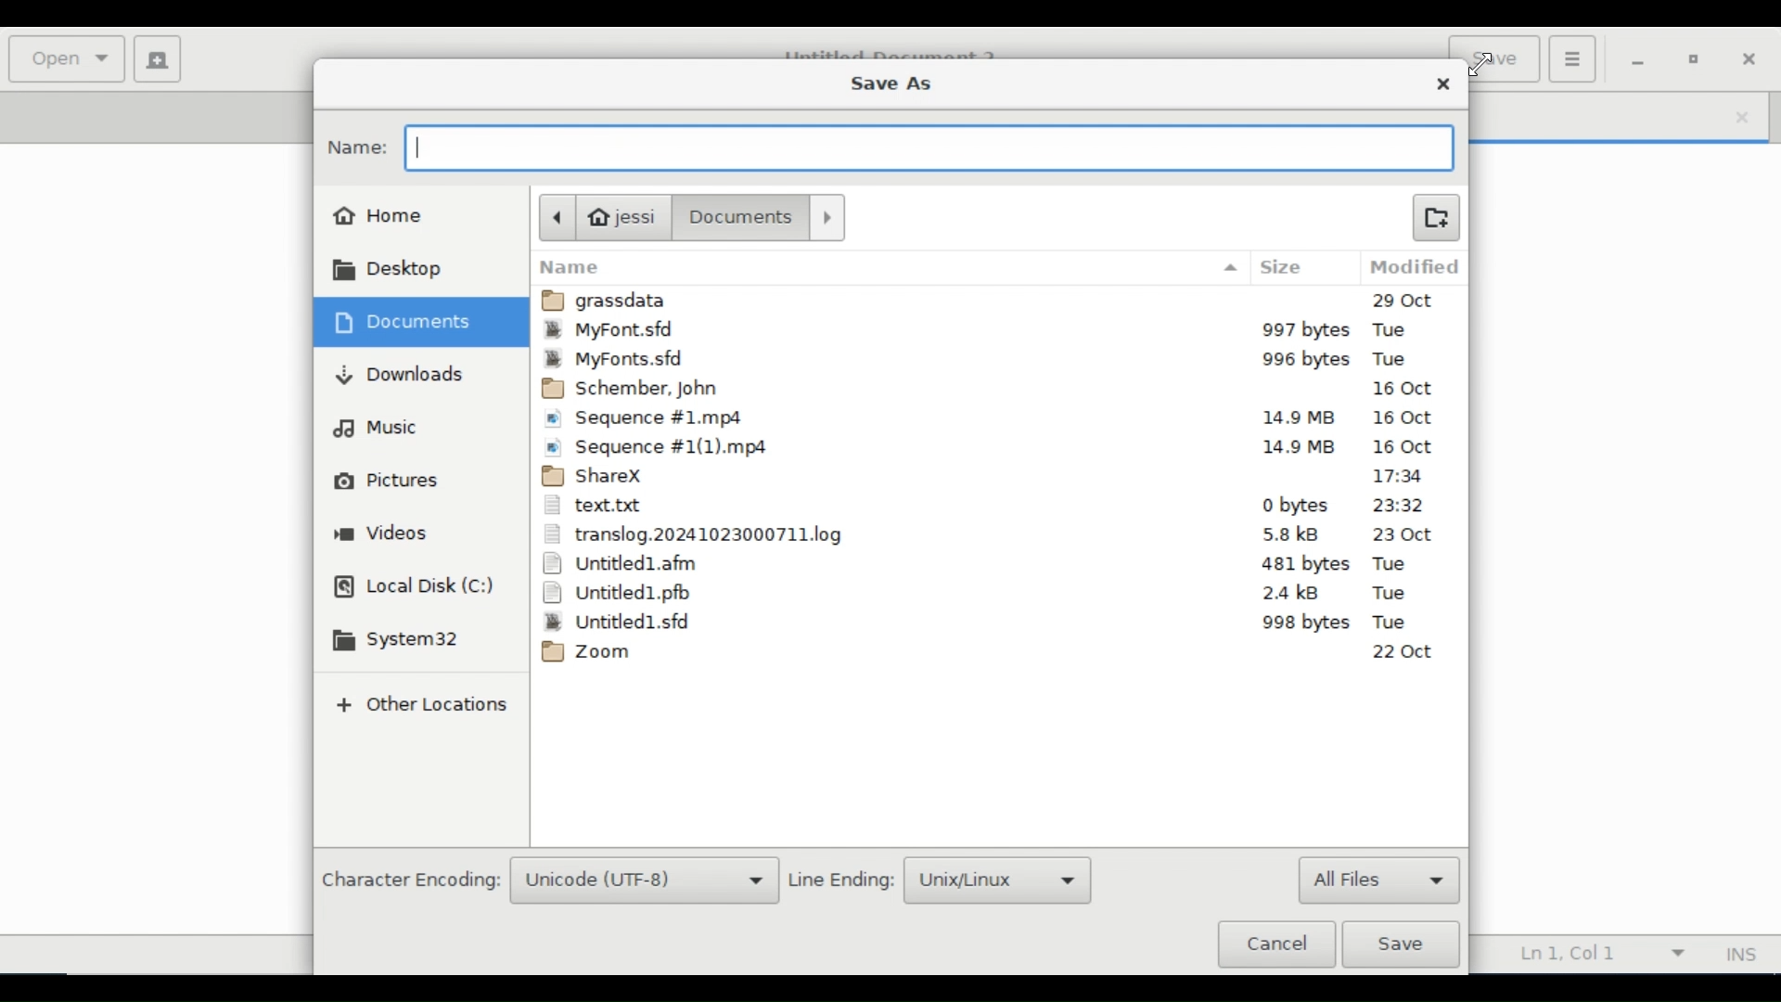 Image resolution: width=1781 pixels, height=1002 pixels. I want to click on Create Folder, so click(1435, 216).